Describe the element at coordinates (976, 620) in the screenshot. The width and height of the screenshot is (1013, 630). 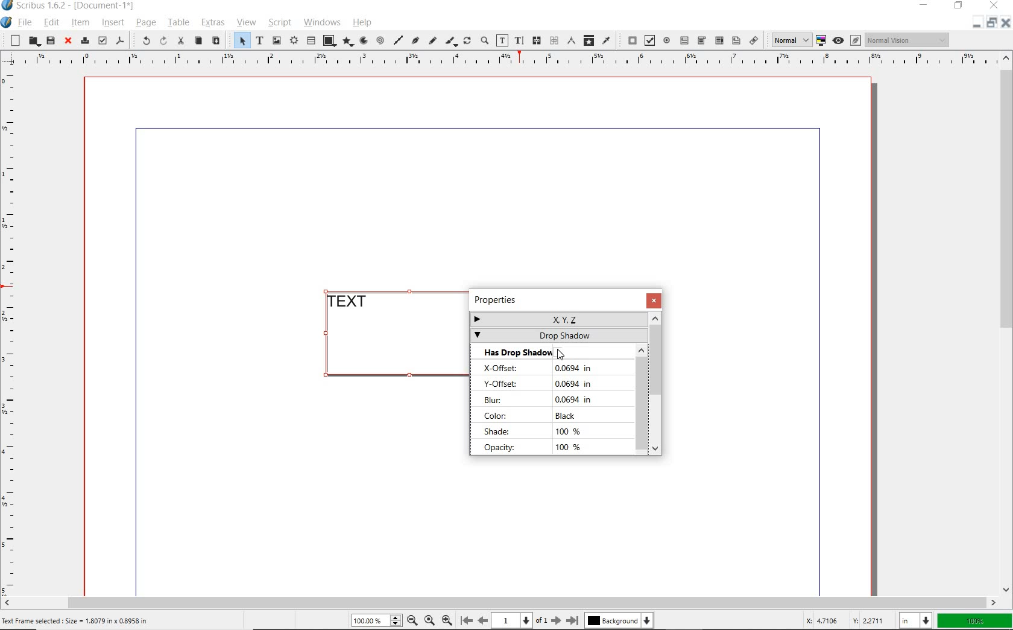
I see `zoom factor` at that location.